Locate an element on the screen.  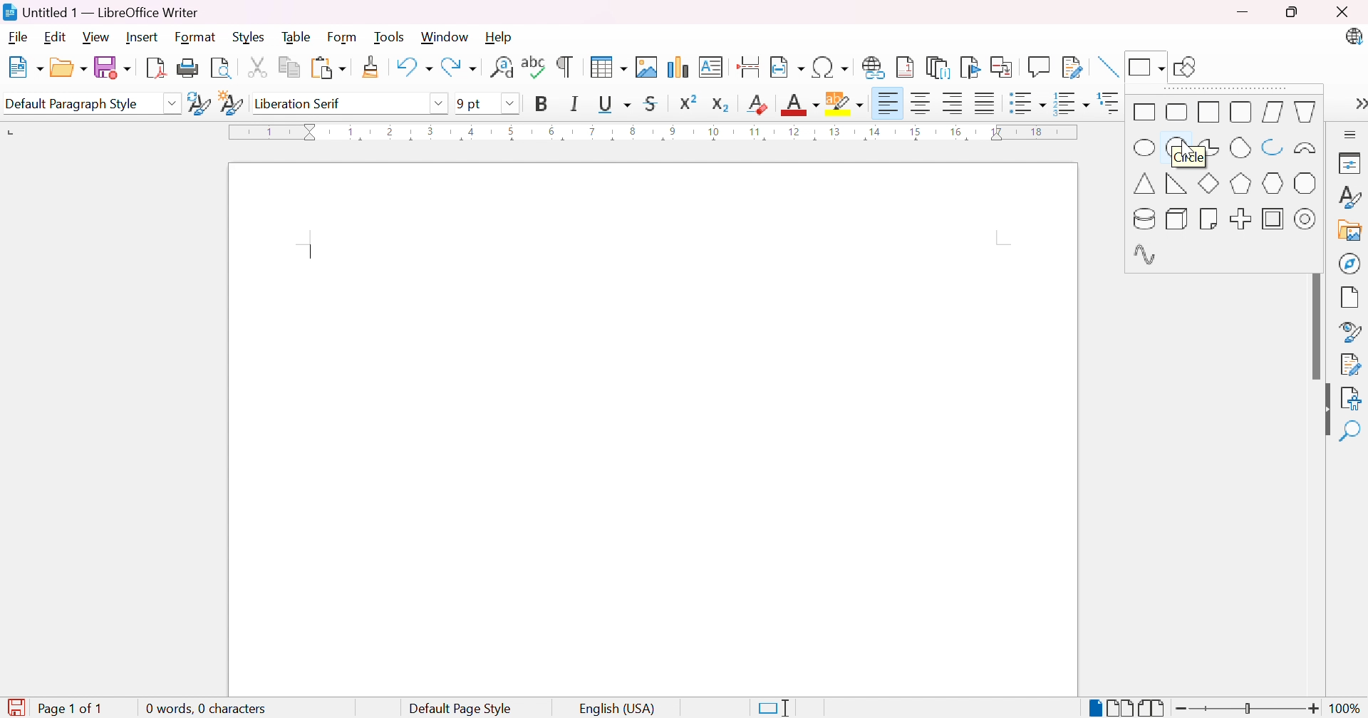
Hide is located at coordinates (1323, 412).